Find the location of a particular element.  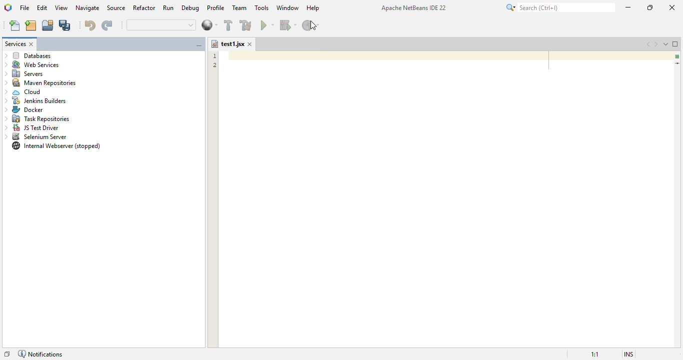

docker is located at coordinates (22, 110).